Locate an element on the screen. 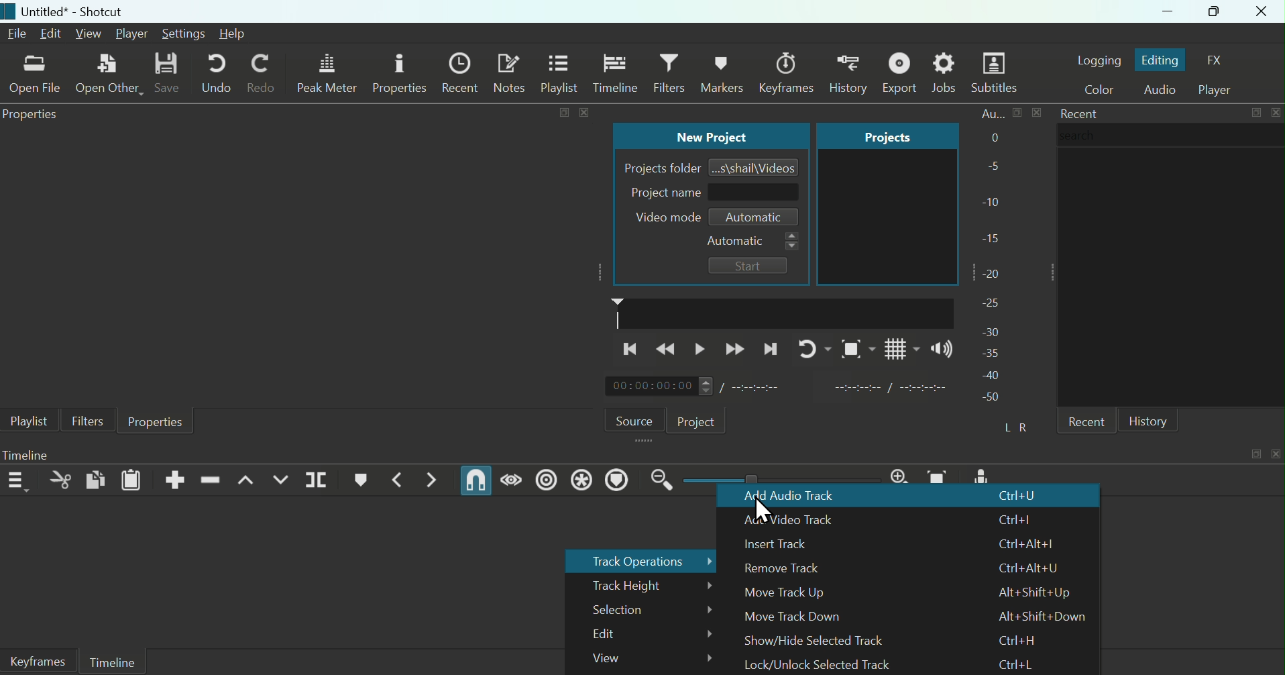 This screenshot has width=1285, height=675. Export is located at coordinates (903, 72).